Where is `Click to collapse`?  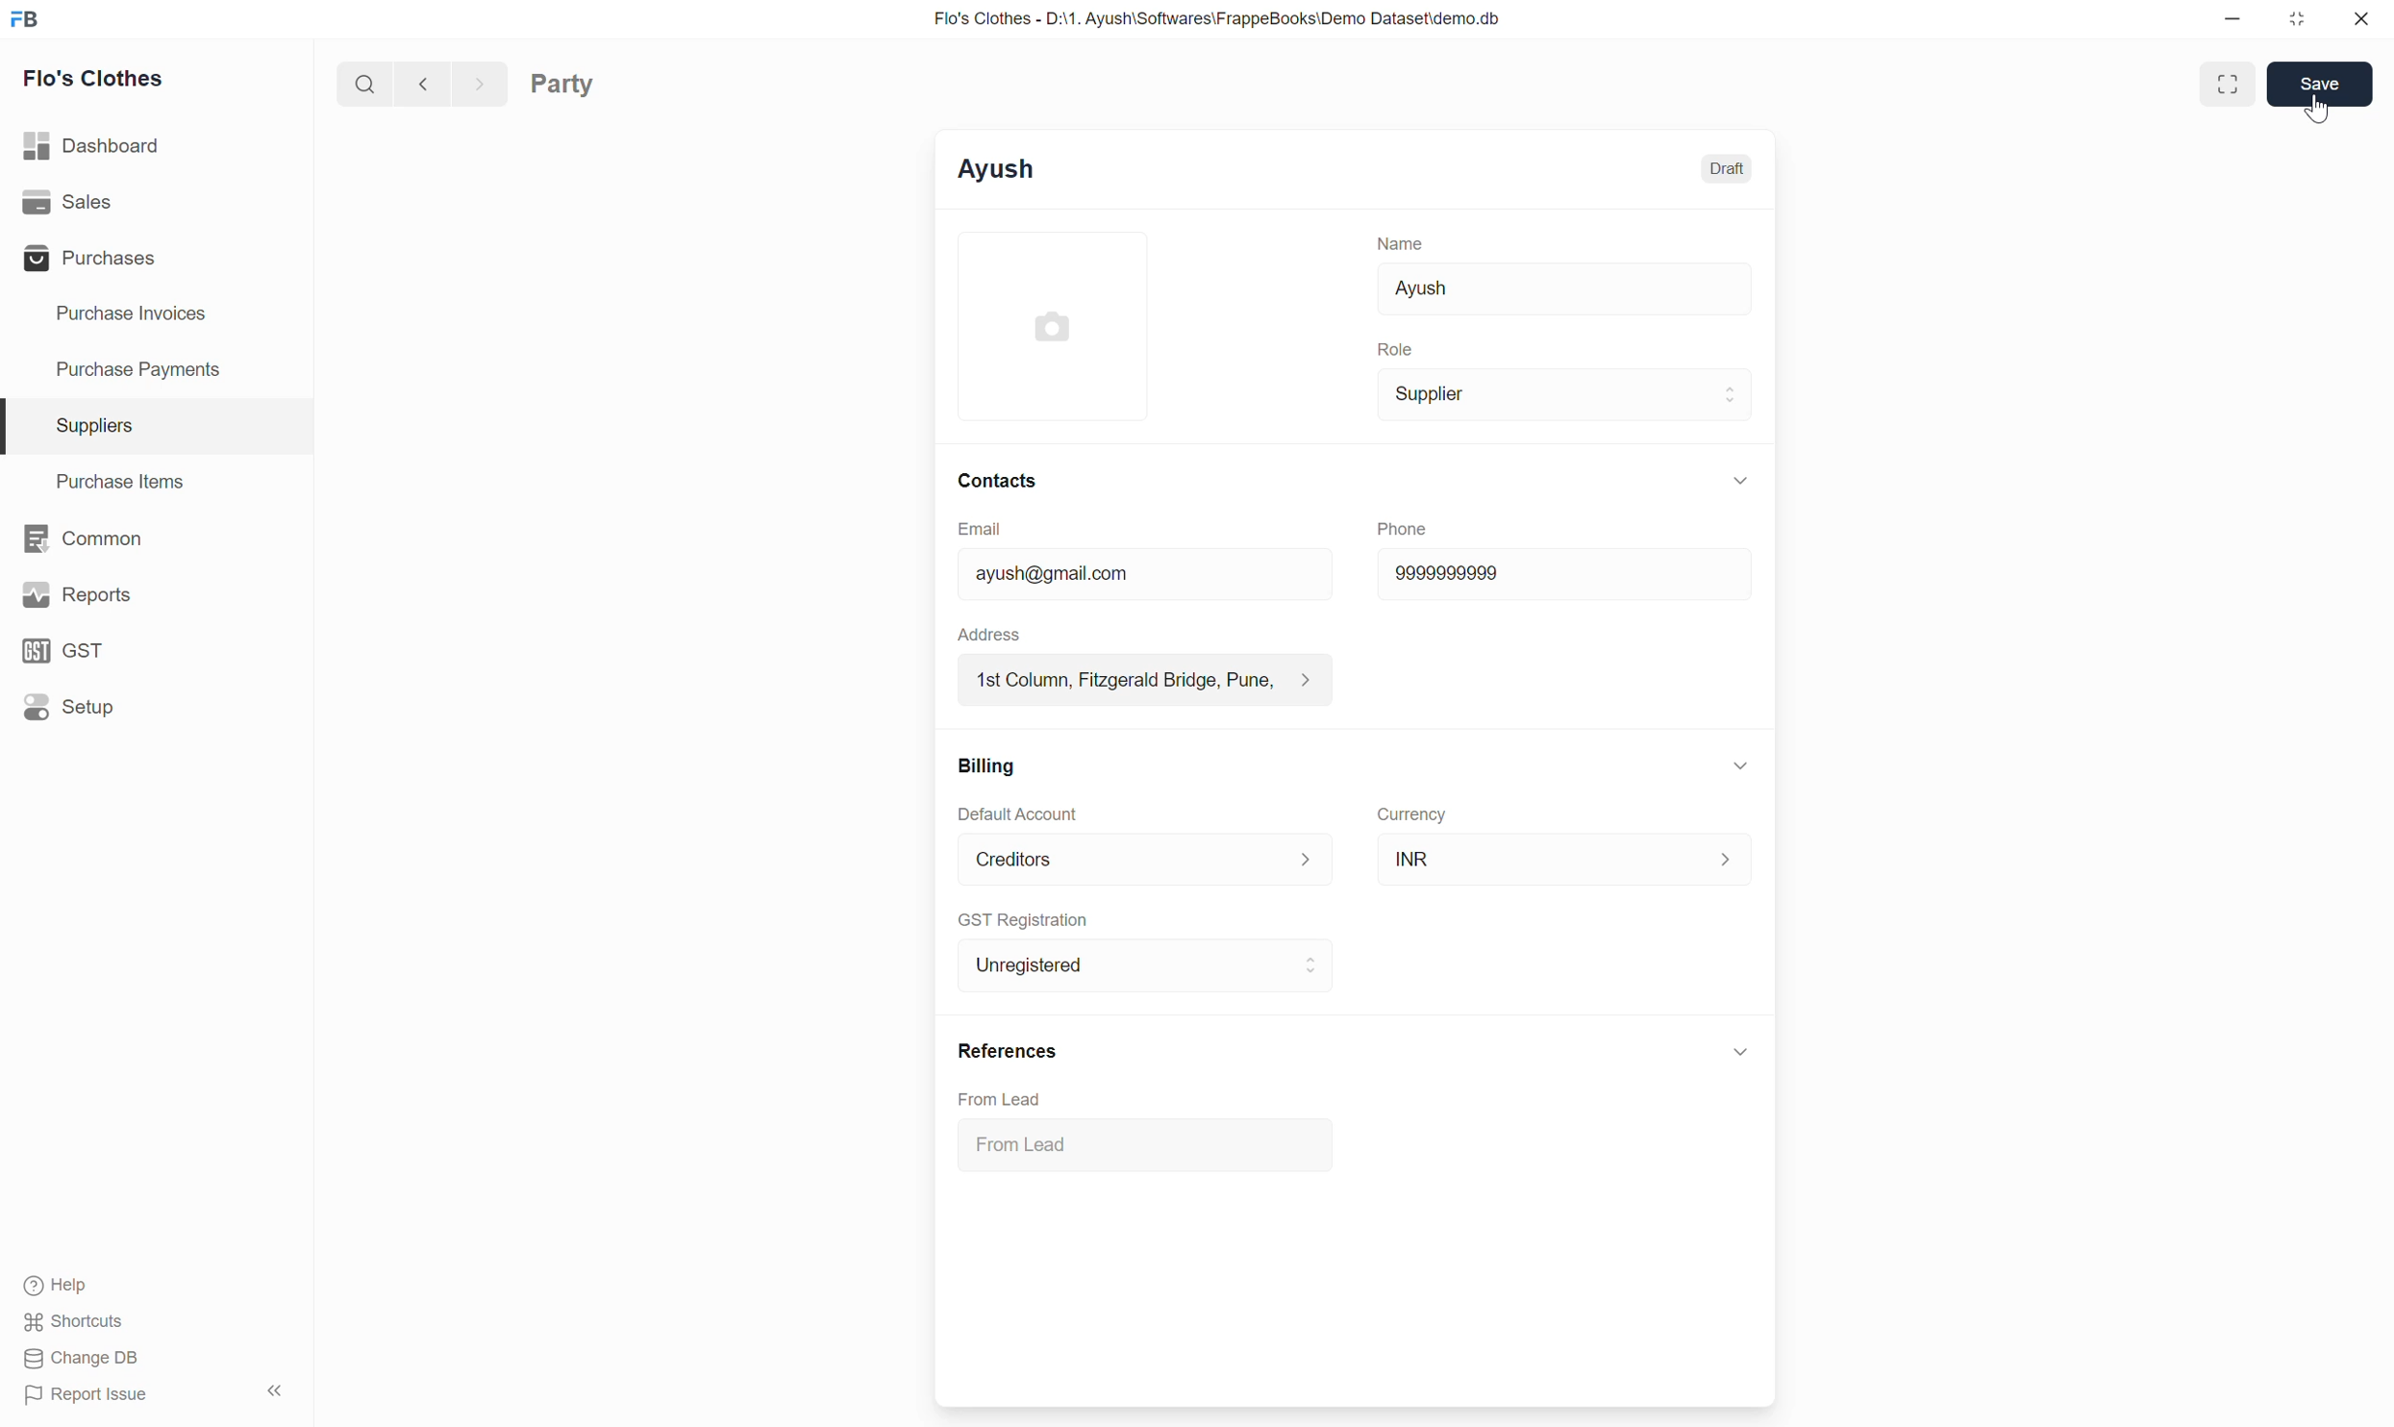
Click to collapse is located at coordinates (1741, 1051).